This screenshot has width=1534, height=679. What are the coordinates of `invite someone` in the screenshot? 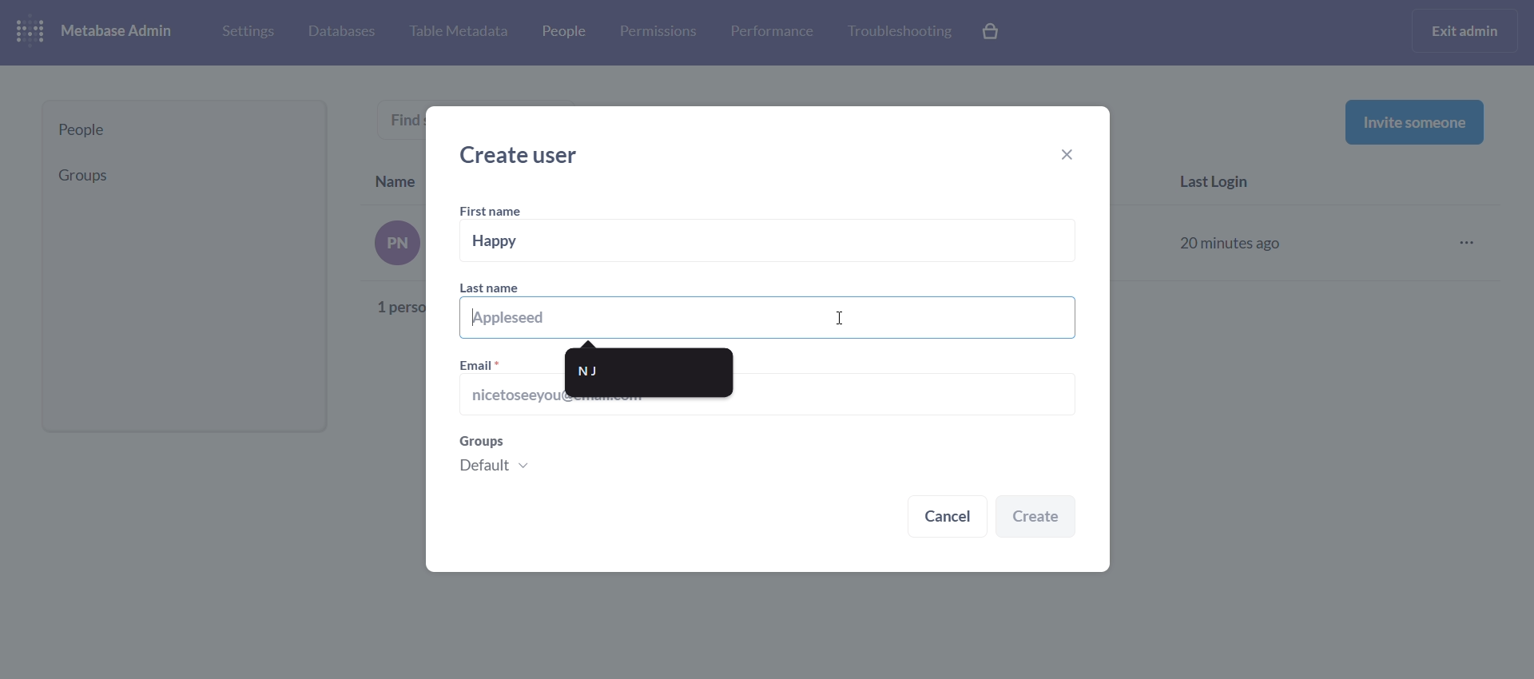 It's located at (1414, 121).